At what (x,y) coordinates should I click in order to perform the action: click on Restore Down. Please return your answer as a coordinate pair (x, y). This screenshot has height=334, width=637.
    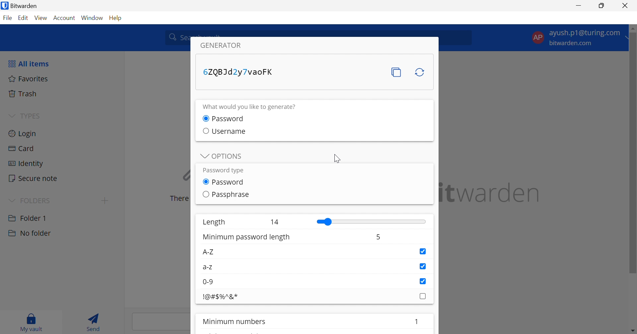
    Looking at the image, I should click on (602, 6).